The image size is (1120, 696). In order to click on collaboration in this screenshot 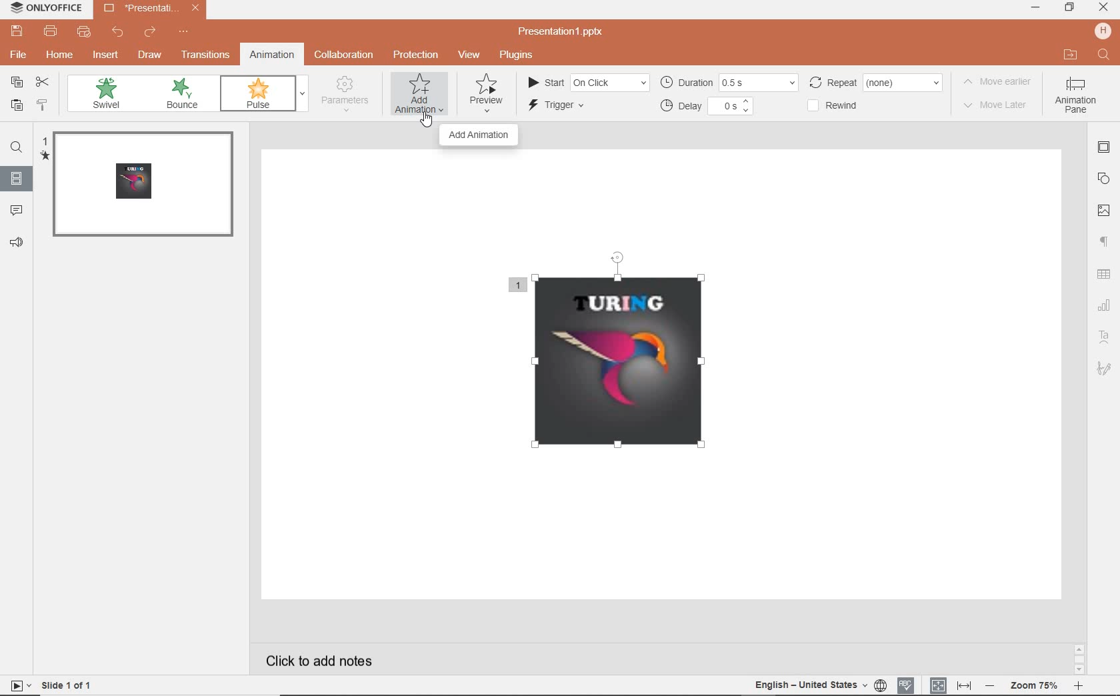, I will do `click(345, 56)`.